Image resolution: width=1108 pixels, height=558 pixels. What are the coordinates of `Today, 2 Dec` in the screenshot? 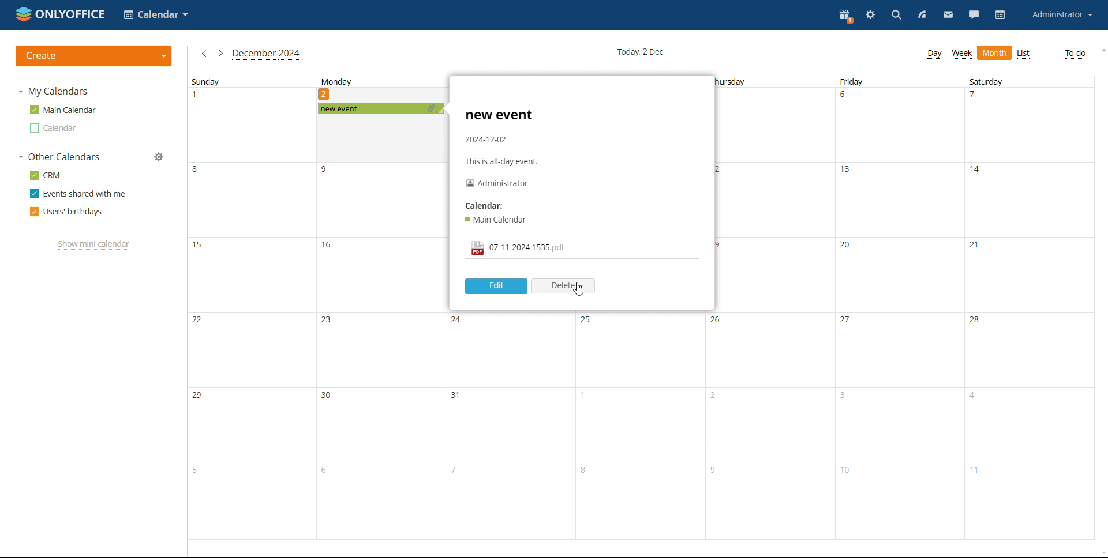 It's located at (643, 51).